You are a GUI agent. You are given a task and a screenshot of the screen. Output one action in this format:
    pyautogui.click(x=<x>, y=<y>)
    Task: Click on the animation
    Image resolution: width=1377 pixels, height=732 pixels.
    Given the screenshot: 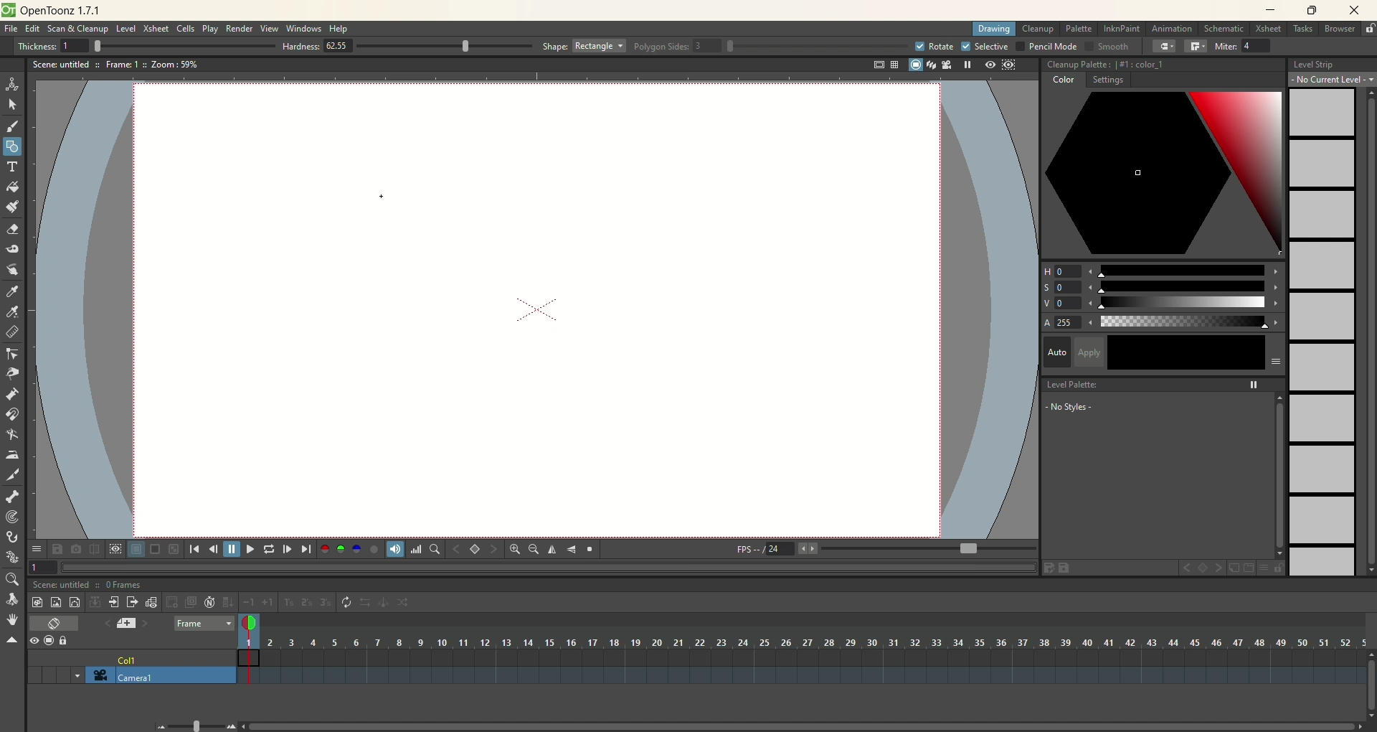 What is the action you would take?
    pyautogui.click(x=1175, y=29)
    